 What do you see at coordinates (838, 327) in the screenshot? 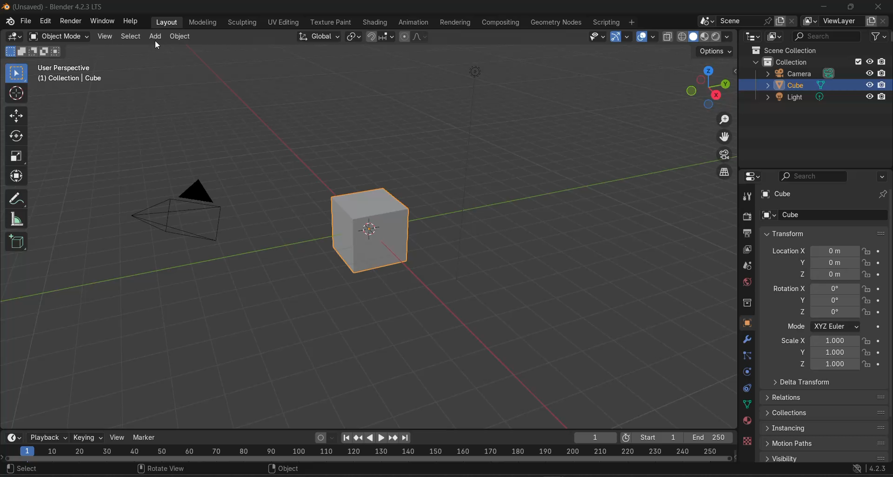
I see `rotation order` at bounding box center [838, 327].